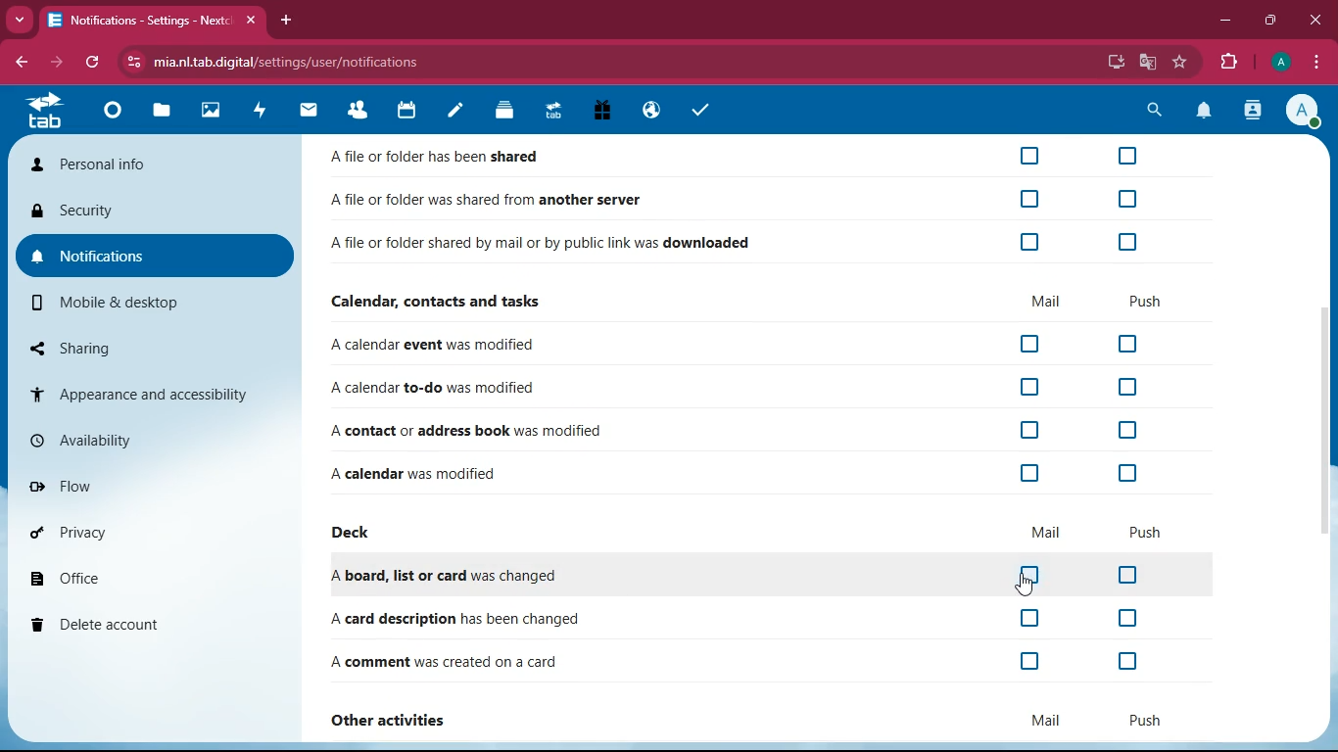 The image size is (1338, 752). Describe the element at coordinates (484, 195) in the screenshot. I see `Afile or folder was shared from another server` at that location.